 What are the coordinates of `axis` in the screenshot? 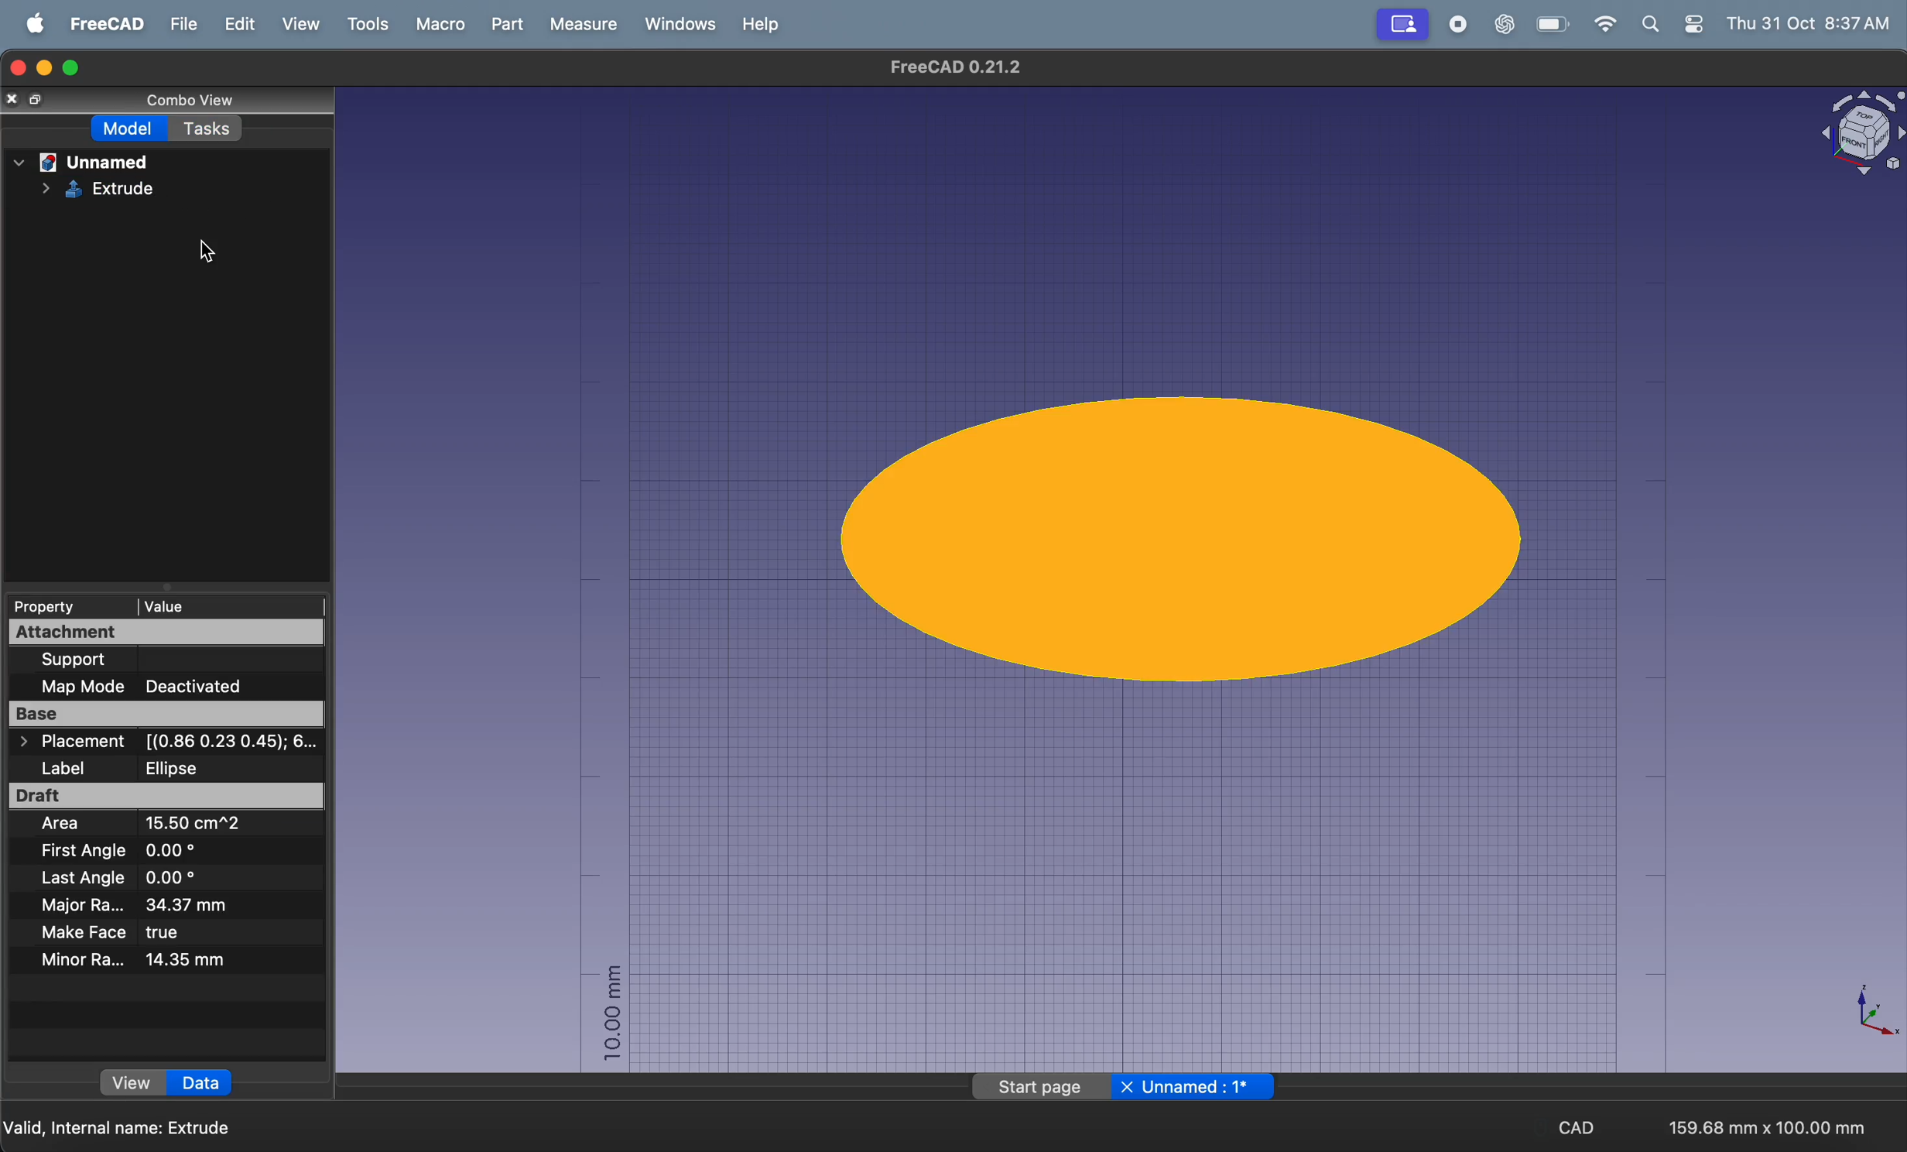 It's located at (1868, 1013).